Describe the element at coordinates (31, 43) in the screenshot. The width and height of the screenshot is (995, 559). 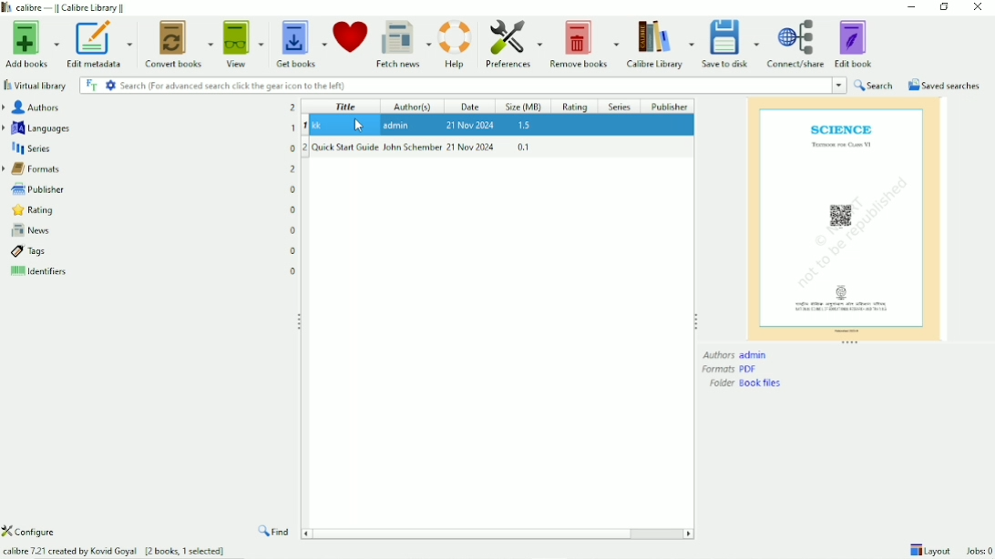
I see `Add books` at that location.